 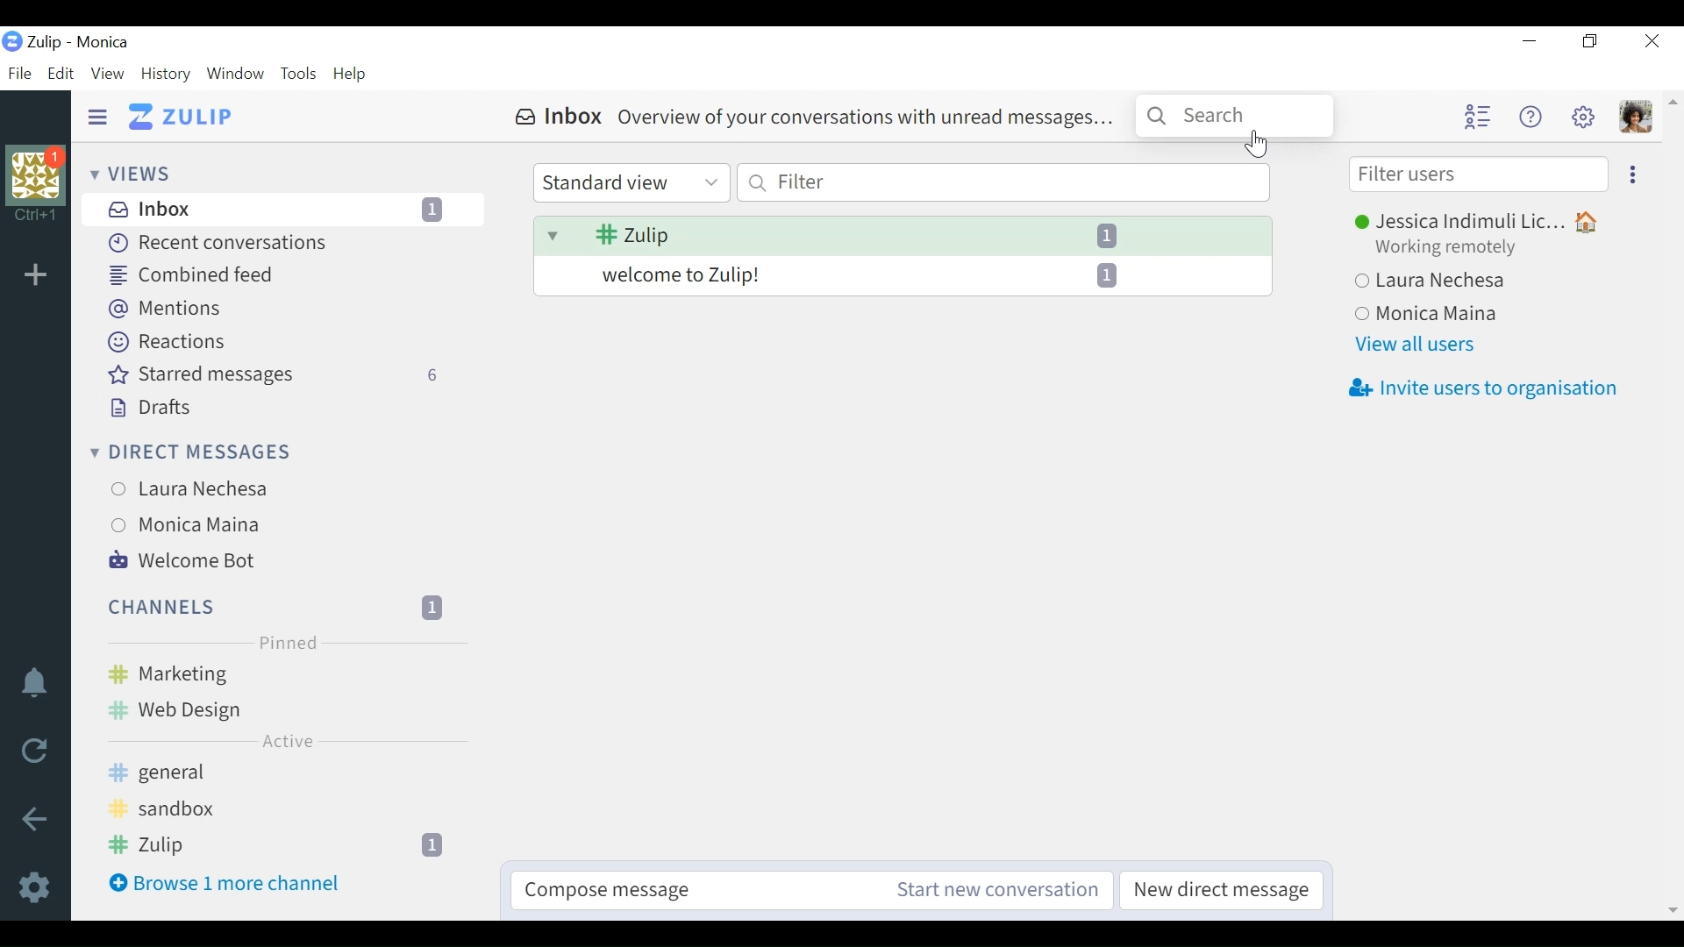 I want to click on Filter users, so click(x=1481, y=176).